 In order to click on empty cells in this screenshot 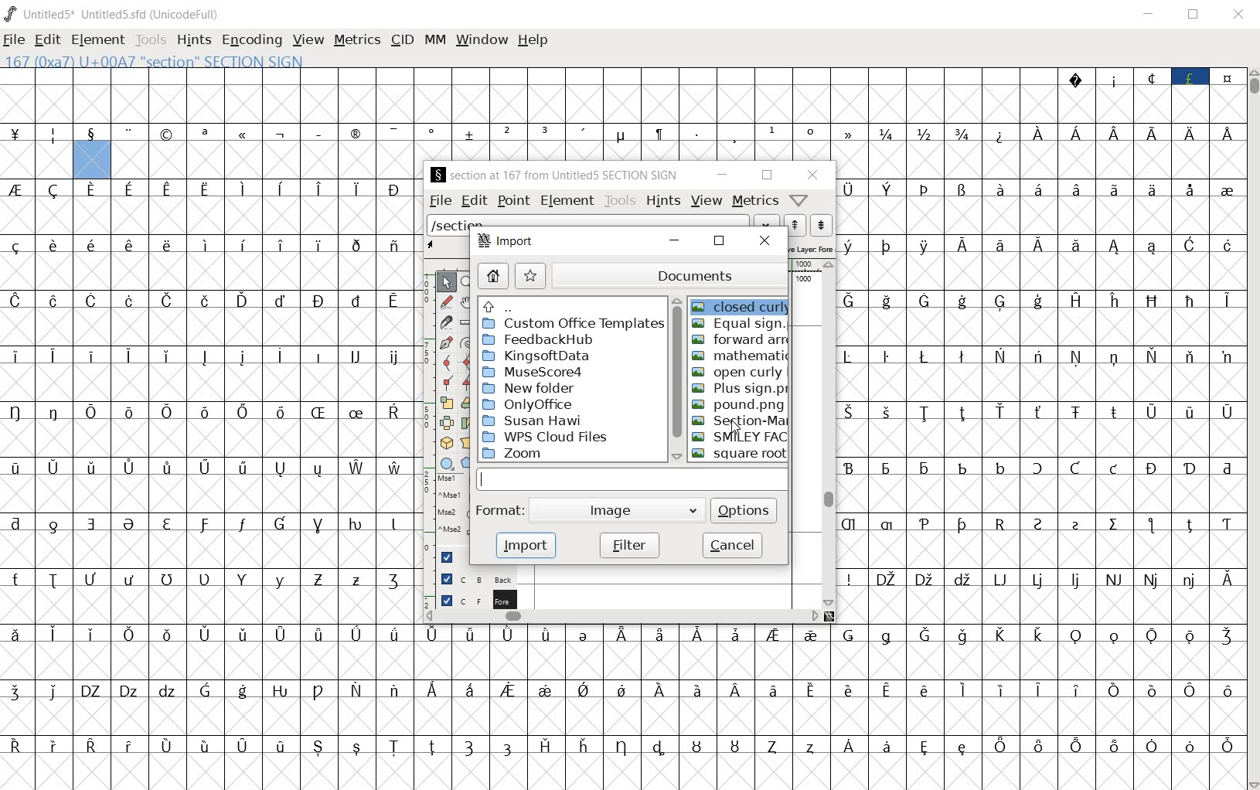, I will do `click(624, 659)`.